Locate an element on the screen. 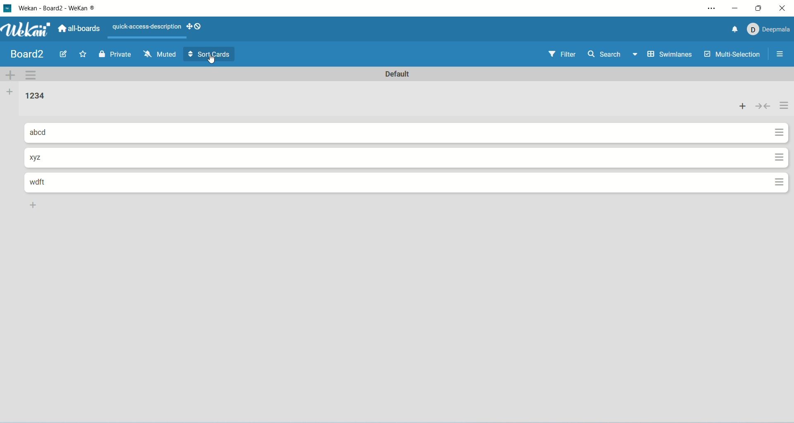  minimize is located at coordinates (735, 7).